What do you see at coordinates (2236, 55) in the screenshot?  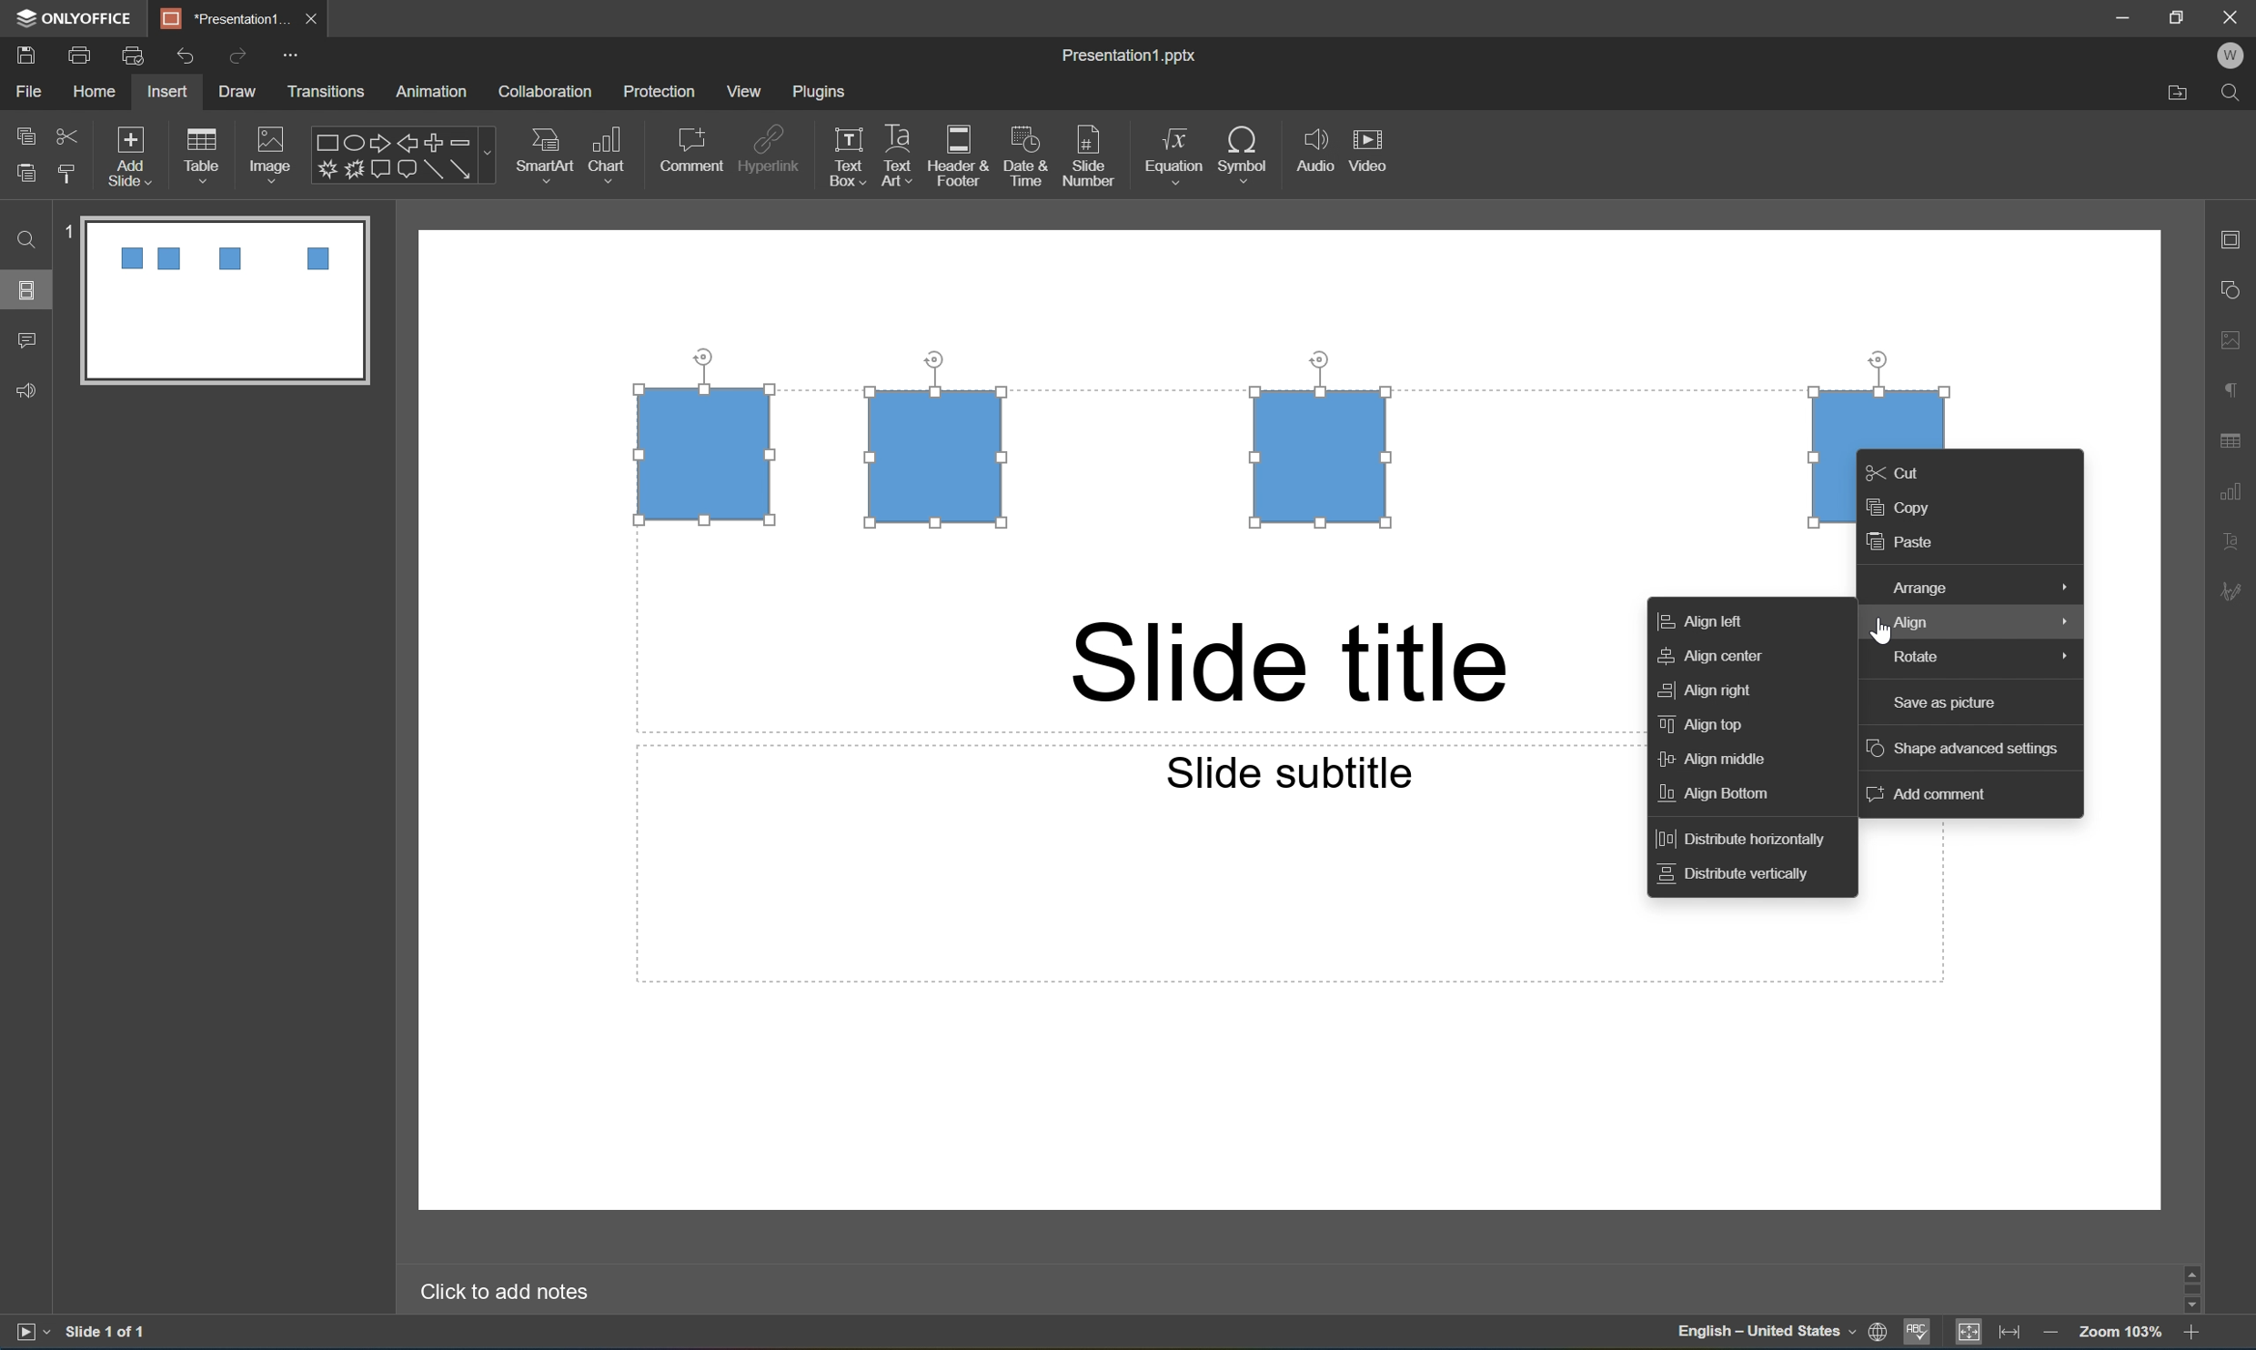 I see `W` at bounding box center [2236, 55].